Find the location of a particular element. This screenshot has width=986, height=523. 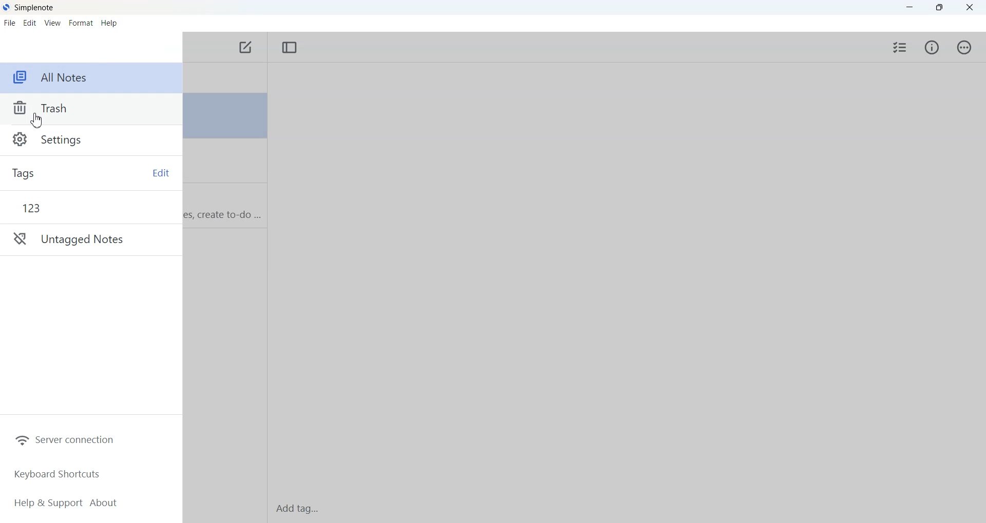

Help is located at coordinates (109, 22).